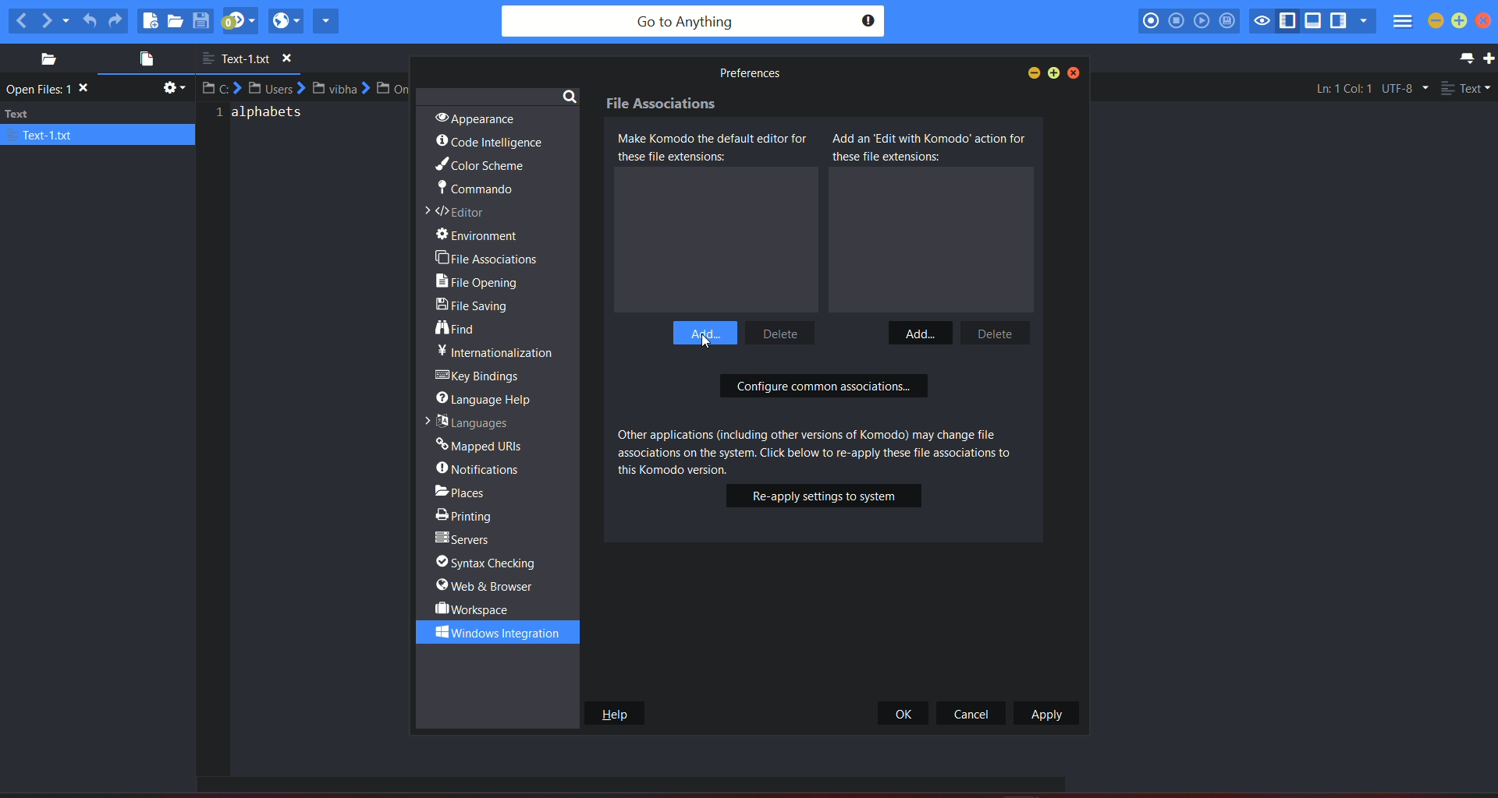 The width and height of the screenshot is (1498, 798). I want to click on maximize, so click(1055, 72).